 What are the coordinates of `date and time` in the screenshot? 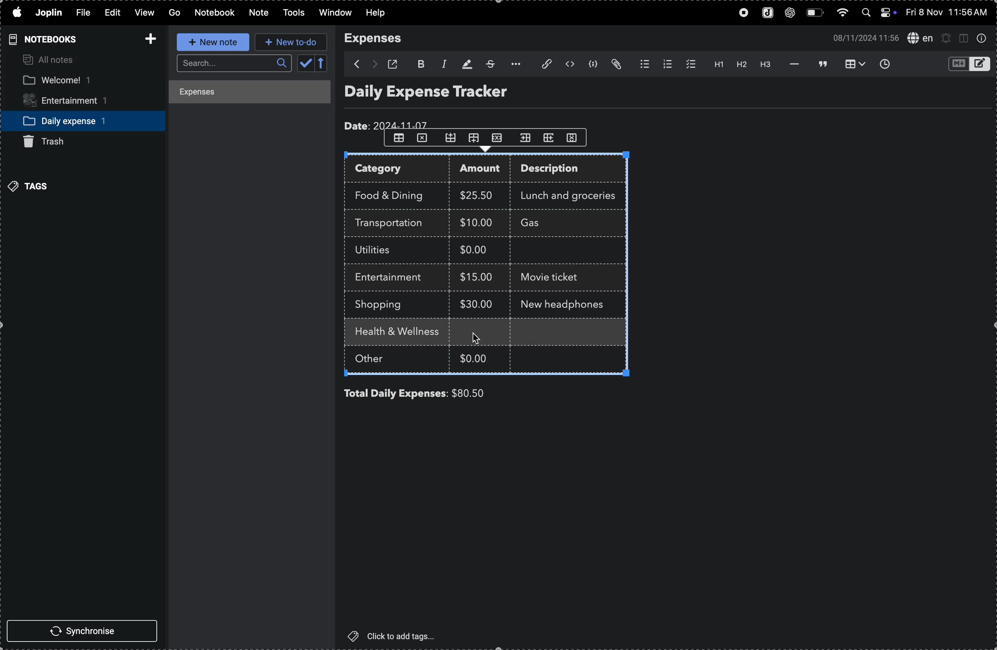 It's located at (948, 13).